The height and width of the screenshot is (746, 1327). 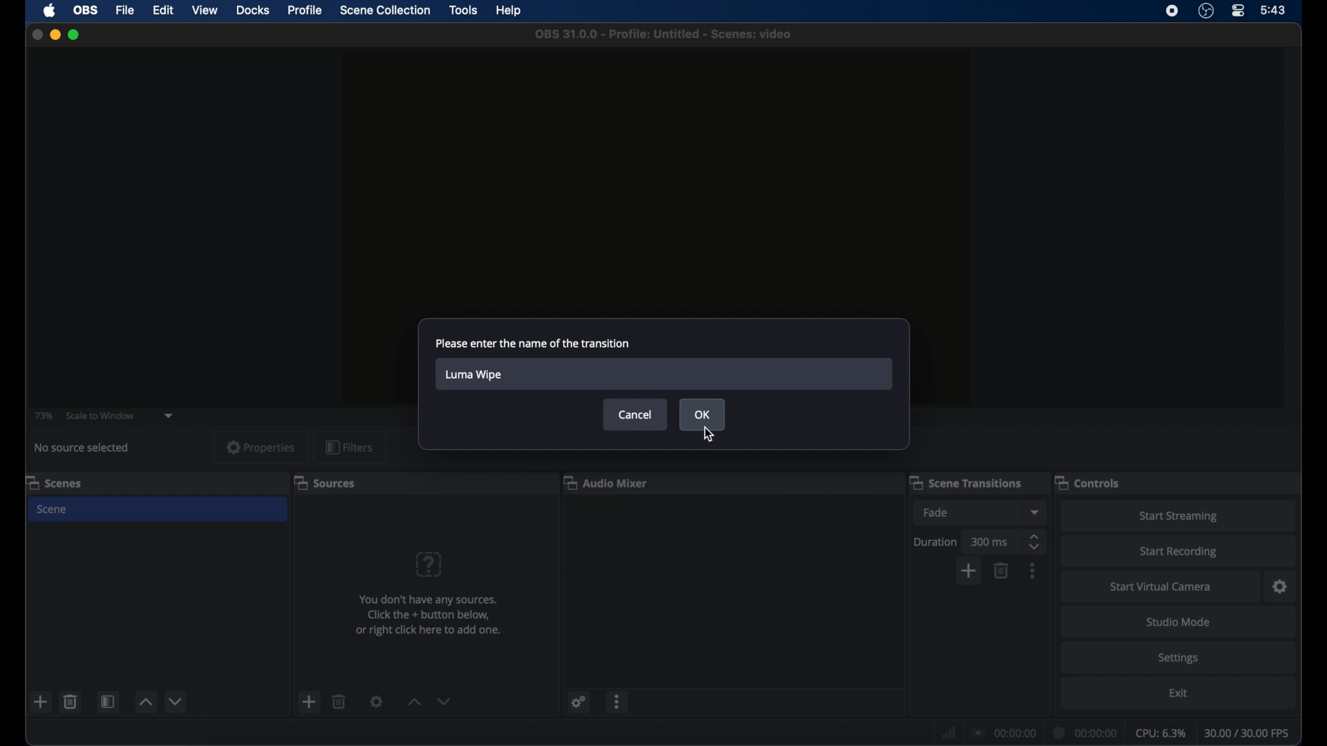 What do you see at coordinates (386, 10) in the screenshot?
I see `scene collection` at bounding box center [386, 10].